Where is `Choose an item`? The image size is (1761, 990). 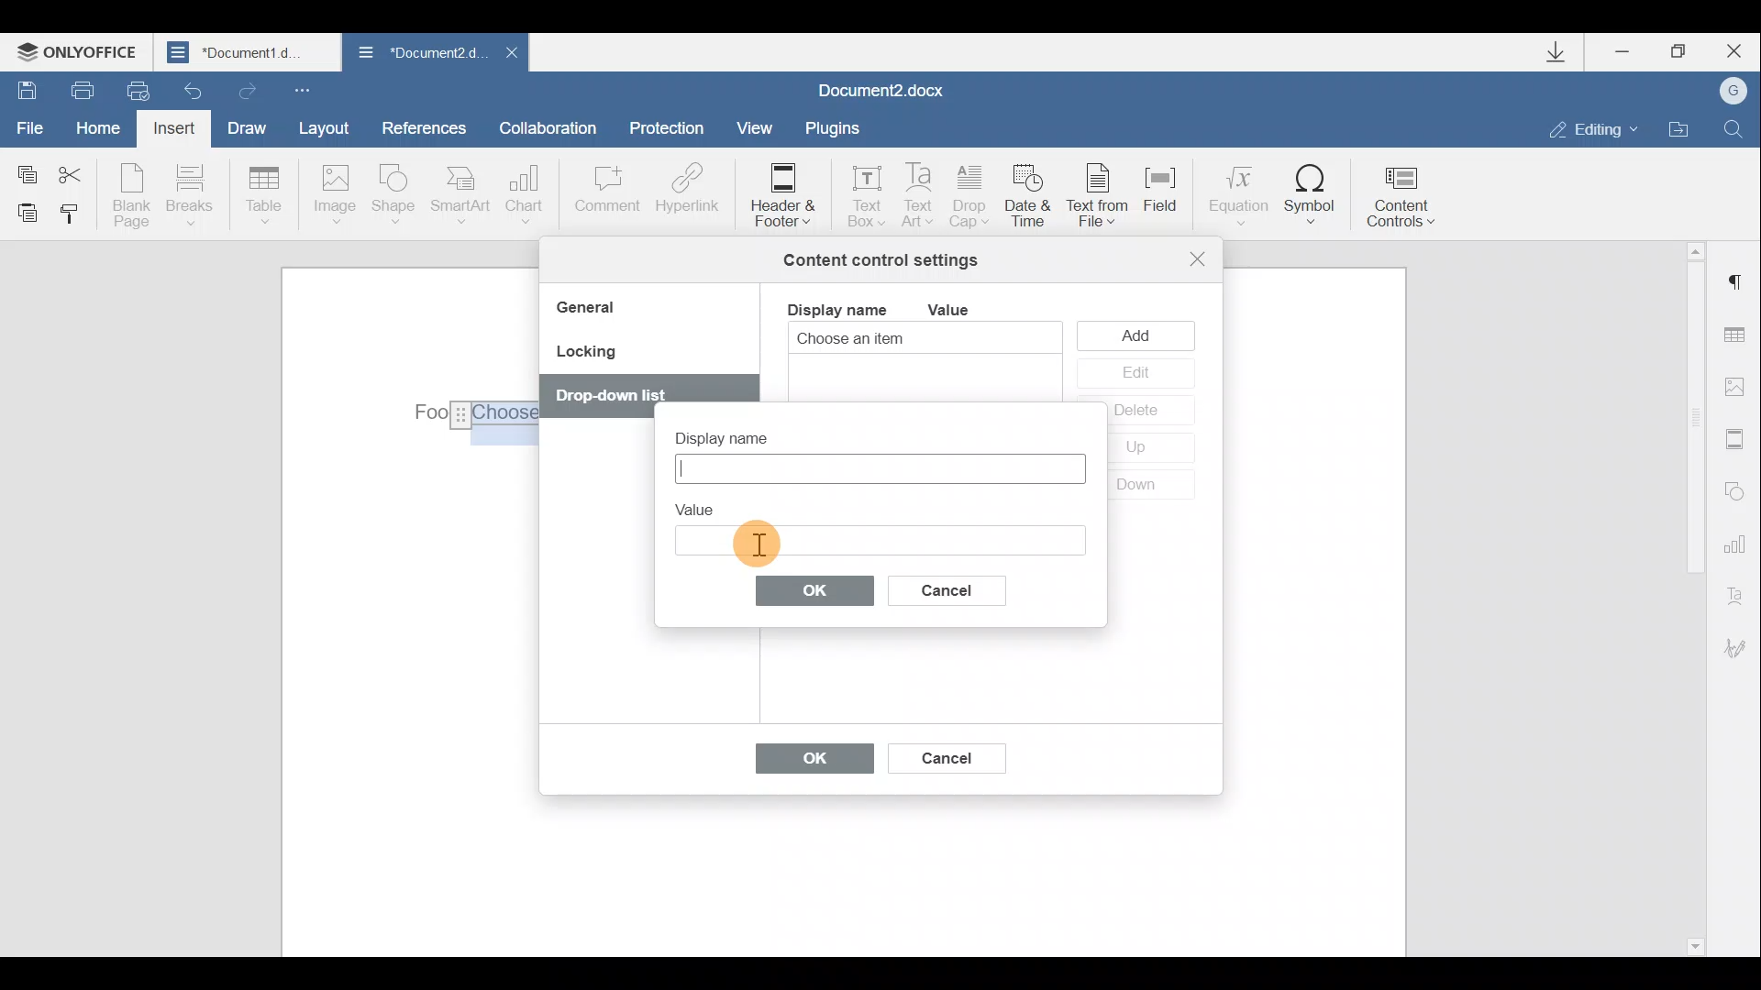 Choose an item is located at coordinates (895, 340).